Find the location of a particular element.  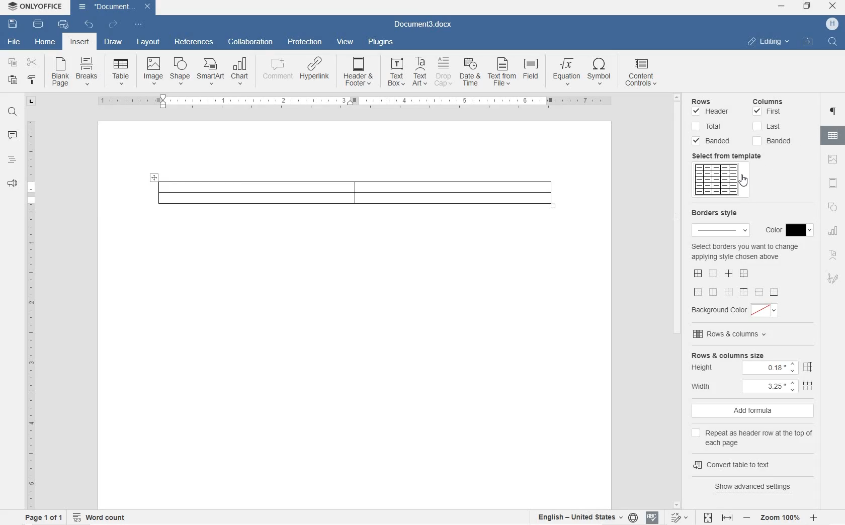

UNDO is located at coordinates (89, 25).